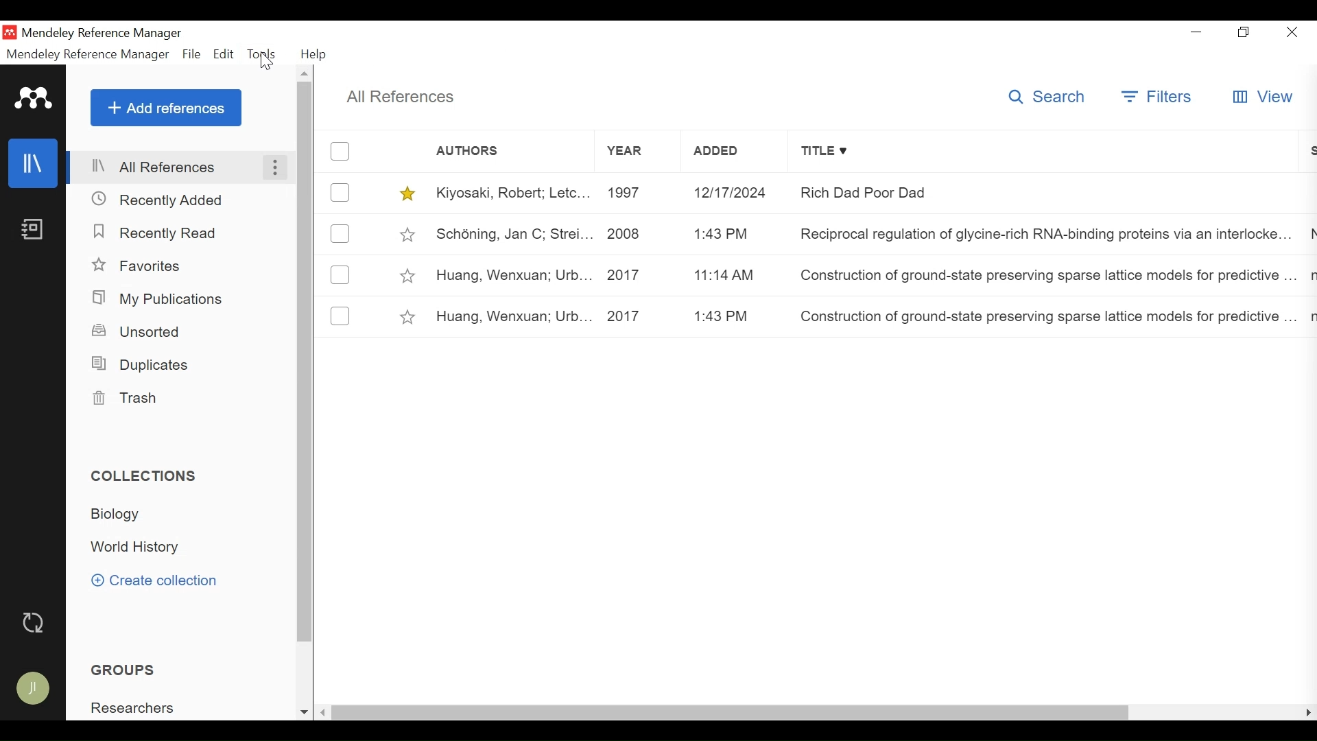 This screenshot has height=741, width=1317. I want to click on Create Collection, so click(153, 582).